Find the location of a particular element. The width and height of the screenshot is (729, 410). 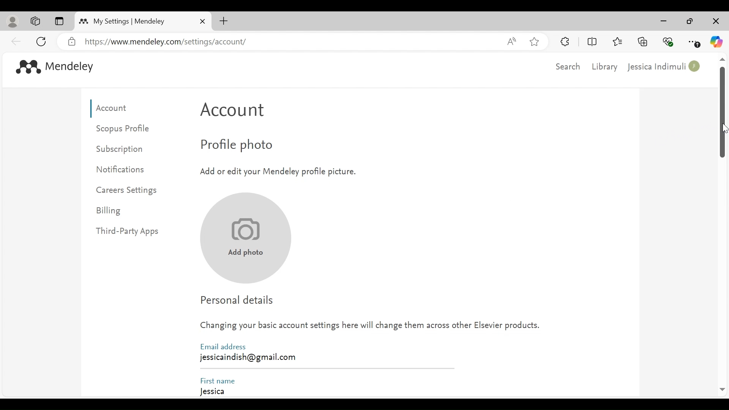

back is located at coordinates (16, 41).